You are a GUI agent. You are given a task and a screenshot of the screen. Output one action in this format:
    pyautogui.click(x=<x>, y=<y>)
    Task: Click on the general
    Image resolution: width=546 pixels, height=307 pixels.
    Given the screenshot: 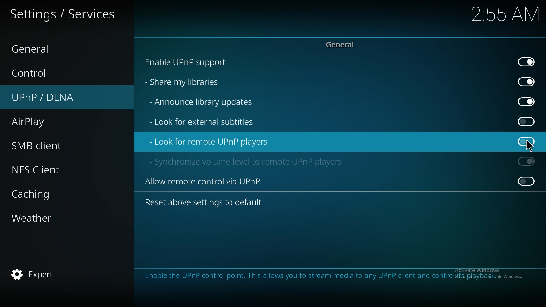 What is the action you would take?
    pyautogui.click(x=343, y=45)
    